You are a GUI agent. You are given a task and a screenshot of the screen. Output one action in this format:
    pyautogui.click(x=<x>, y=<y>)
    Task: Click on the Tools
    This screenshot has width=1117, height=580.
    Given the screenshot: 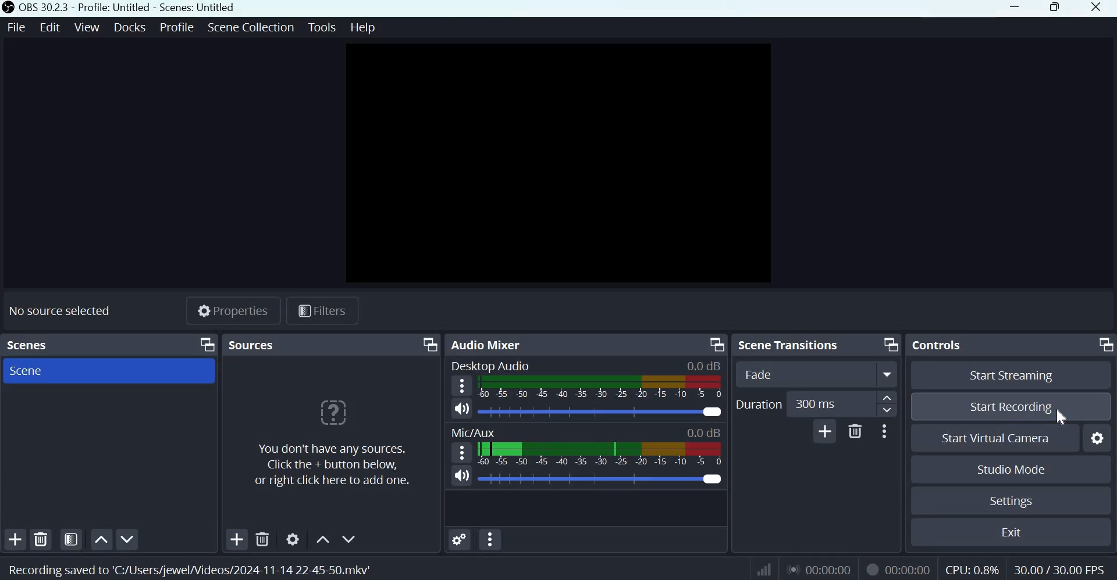 What is the action you would take?
    pyautogui.click(x=323, y=27)
    